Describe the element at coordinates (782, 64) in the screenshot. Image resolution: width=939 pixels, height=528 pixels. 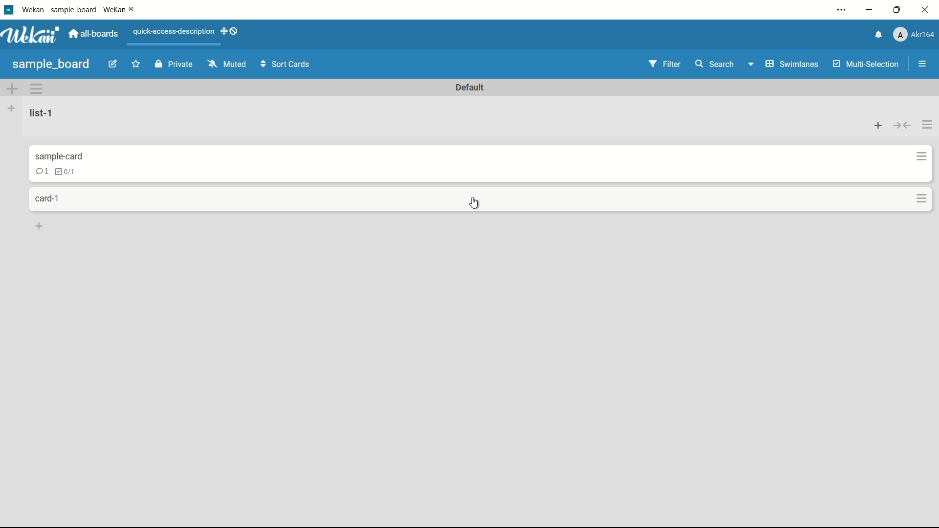
I see `swimlanes` at that location.